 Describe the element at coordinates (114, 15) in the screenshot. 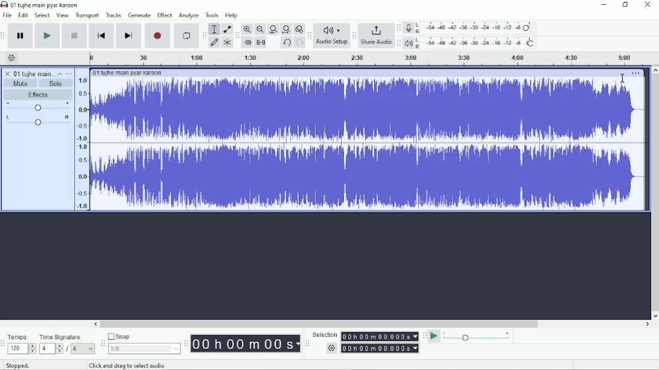

I see `Tracks` at that location.